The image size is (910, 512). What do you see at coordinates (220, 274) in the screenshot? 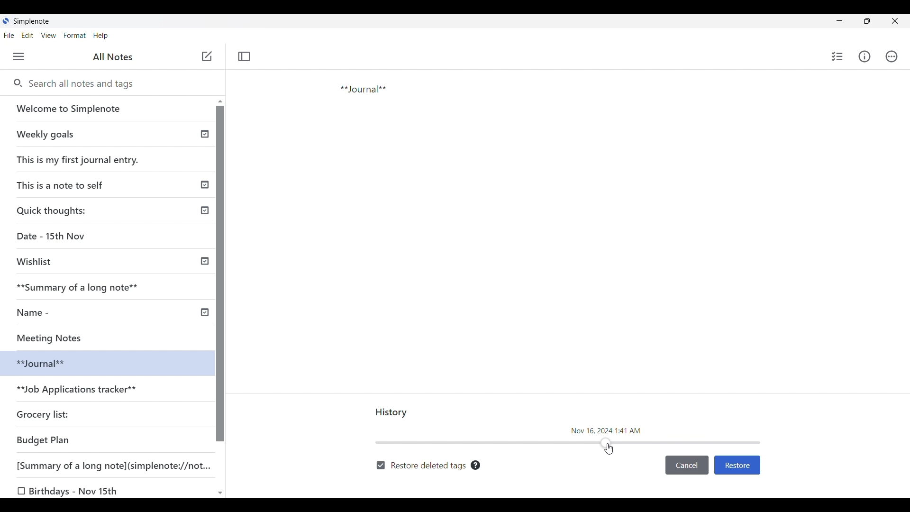
I see `Vertical slide bar for left panel` at bounding box center [220, 274].